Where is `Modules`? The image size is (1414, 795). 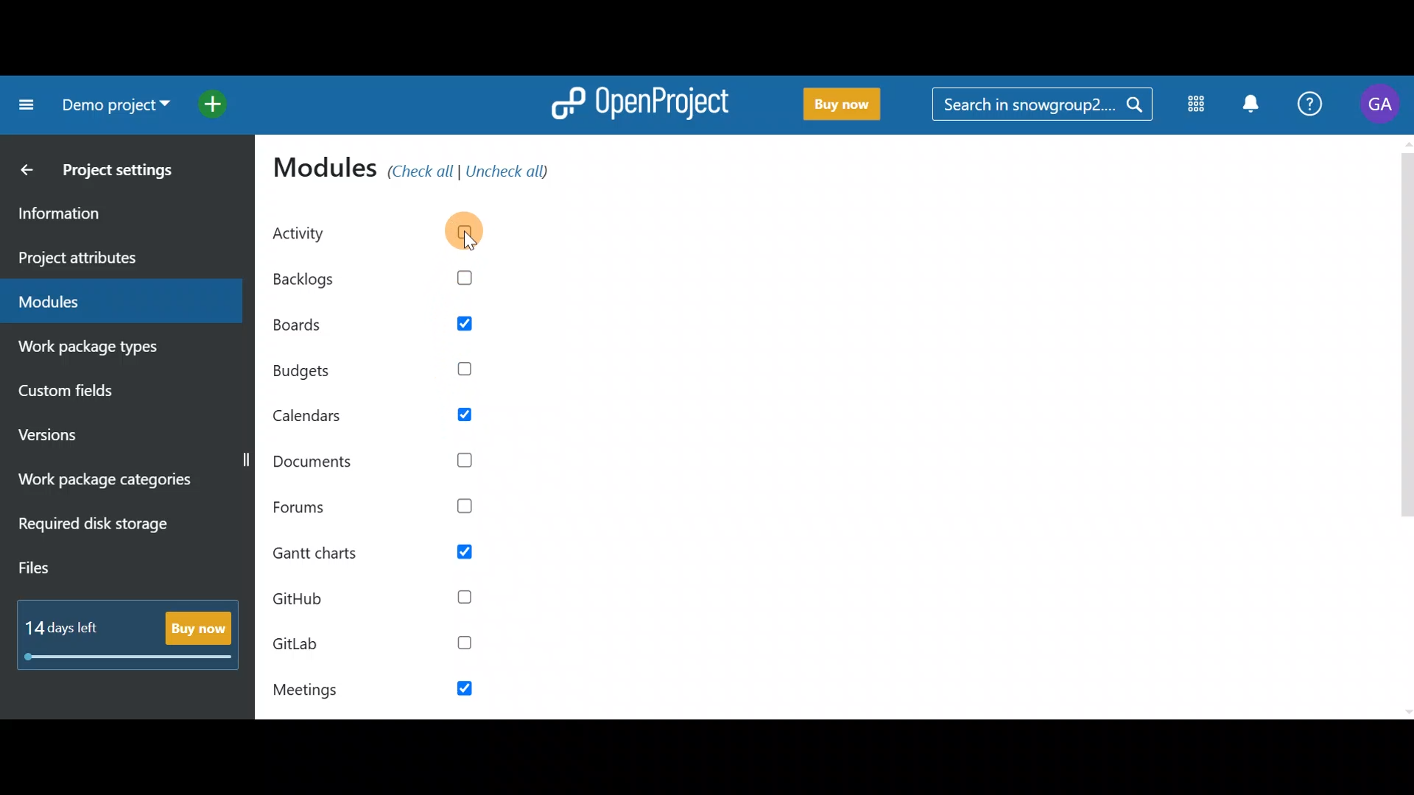
Modules is located at coordinates (116, 297).